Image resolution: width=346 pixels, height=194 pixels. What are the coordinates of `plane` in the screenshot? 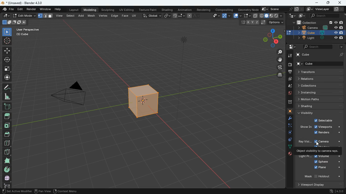 It's located at (328, 168).